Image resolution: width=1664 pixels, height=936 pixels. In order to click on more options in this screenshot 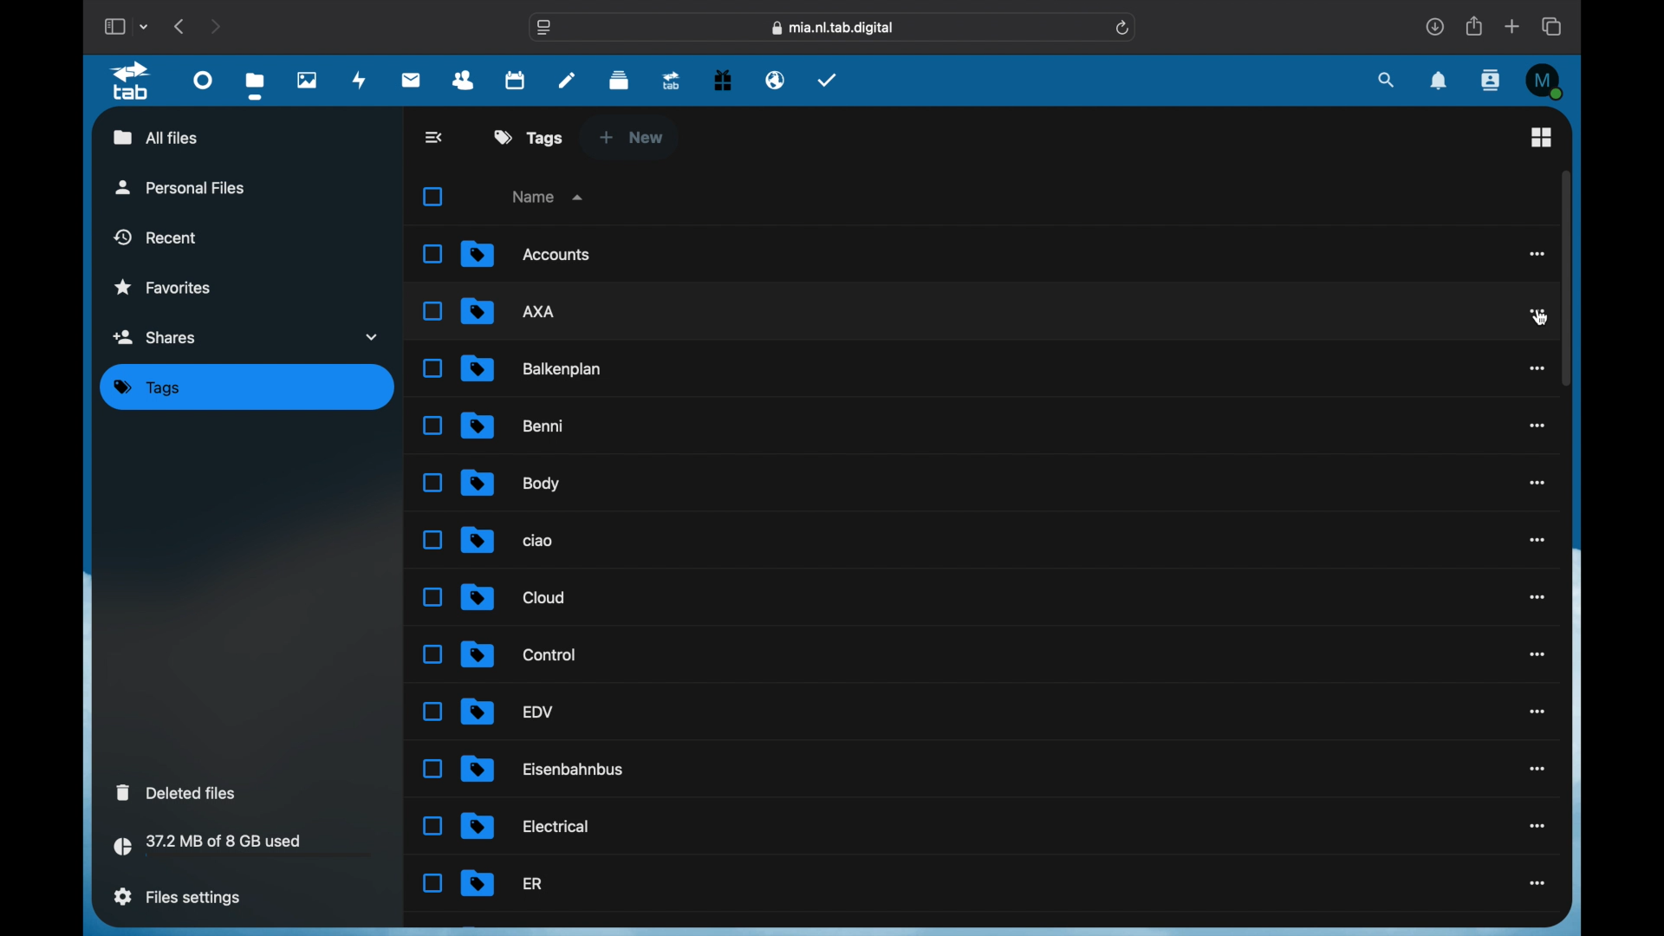, I will do `click(1538, 827)`.